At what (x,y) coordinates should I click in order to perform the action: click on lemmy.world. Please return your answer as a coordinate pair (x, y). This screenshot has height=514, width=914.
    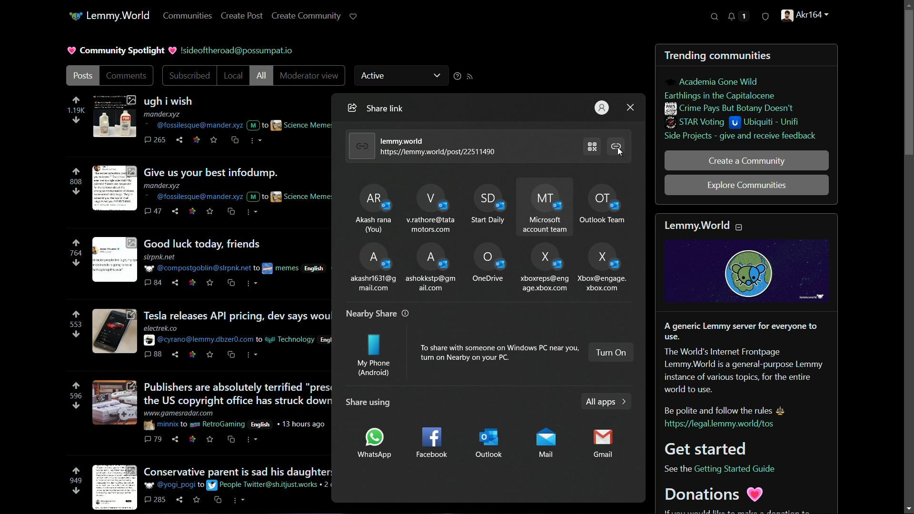
    Looking at the image, I should click on (109, 17).